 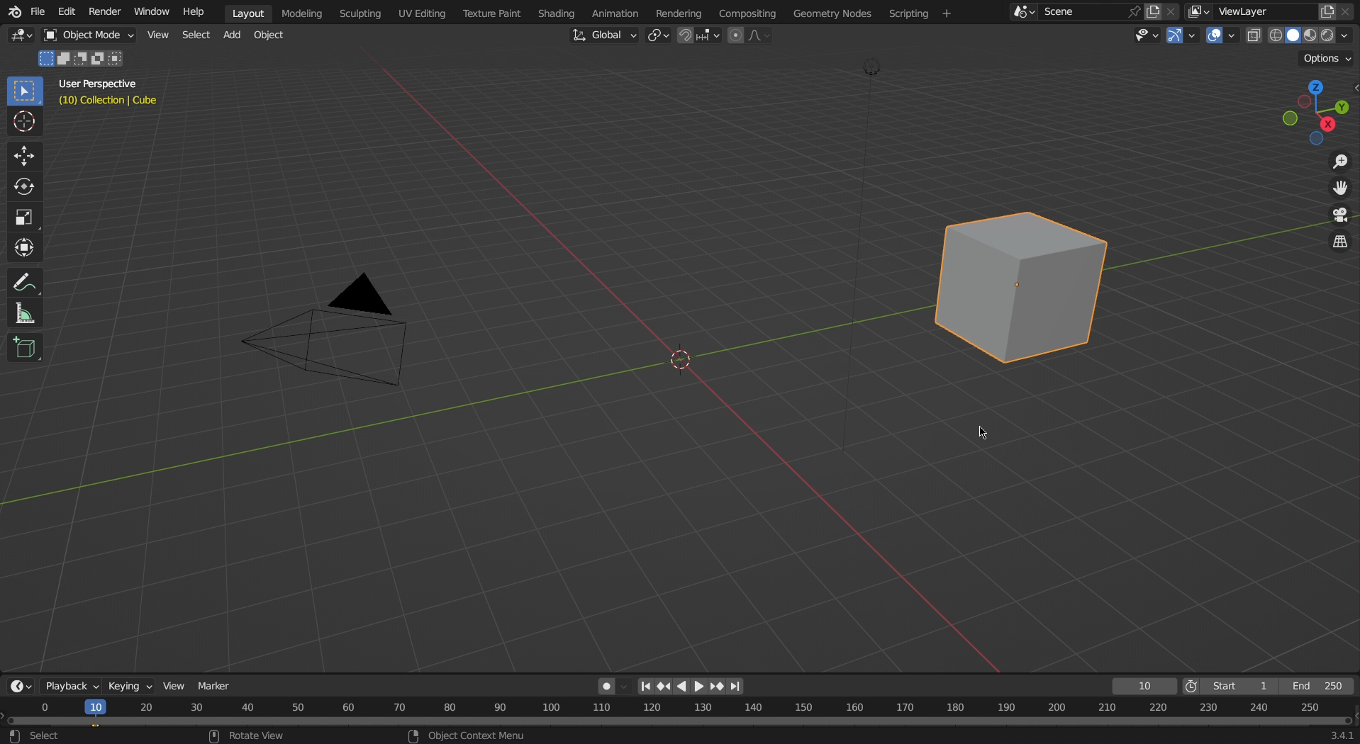 What do you see at coordinates (218, 683) in the screenshot?
I see `Marker` at bounding box center [218, 683].